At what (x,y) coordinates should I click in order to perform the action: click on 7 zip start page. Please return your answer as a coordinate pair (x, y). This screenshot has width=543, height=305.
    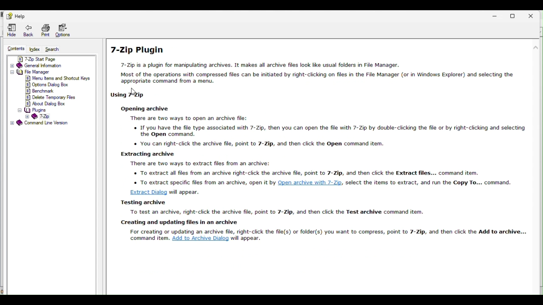
    Looking at the image, I should click on (36, 58).